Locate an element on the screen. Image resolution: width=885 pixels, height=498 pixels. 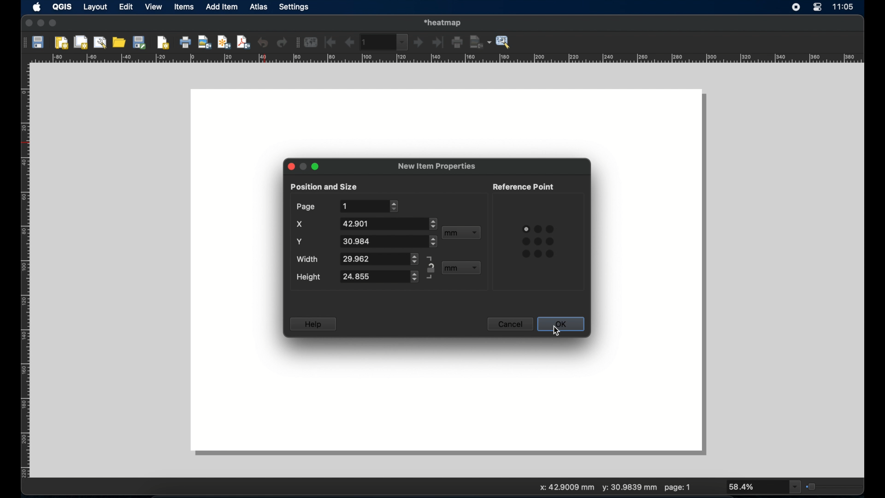
Y is located at coordinates (301, 241).